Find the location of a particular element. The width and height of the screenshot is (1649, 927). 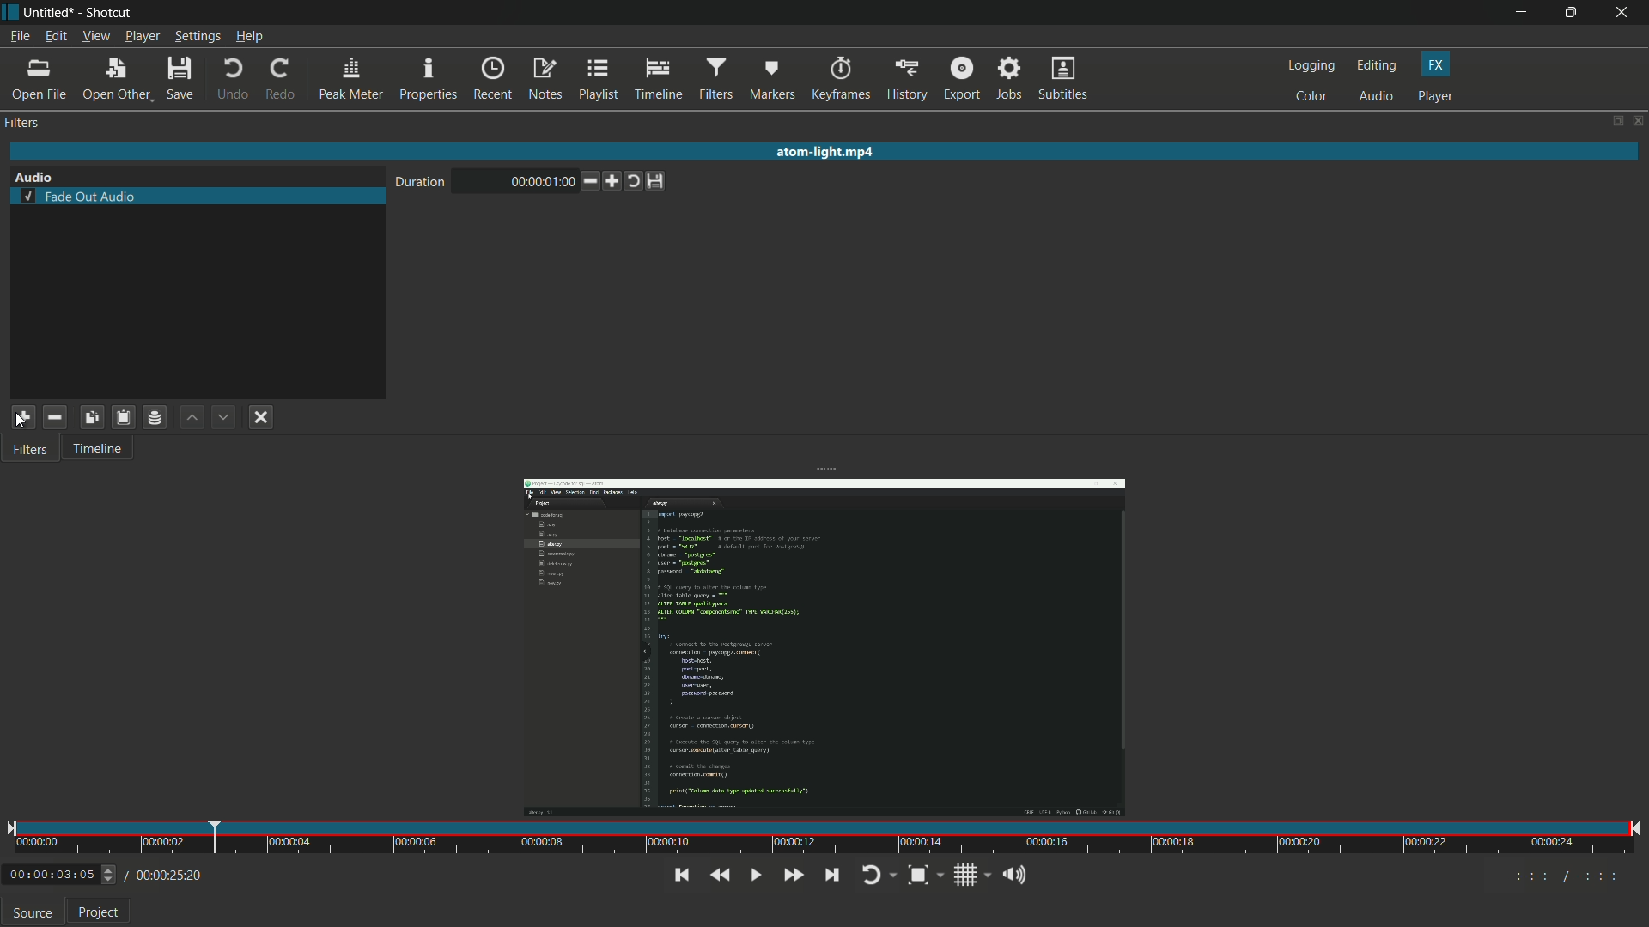

change layout is located at coordinates (1615, 122).